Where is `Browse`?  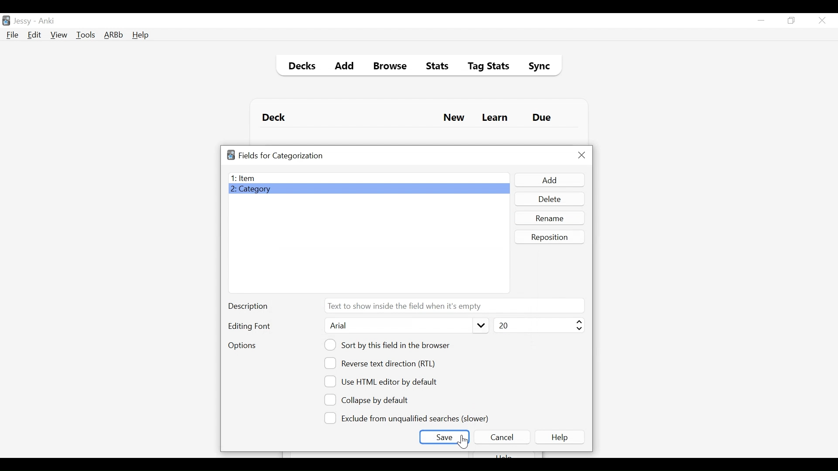 Browse is located at coordinates (392, 67).